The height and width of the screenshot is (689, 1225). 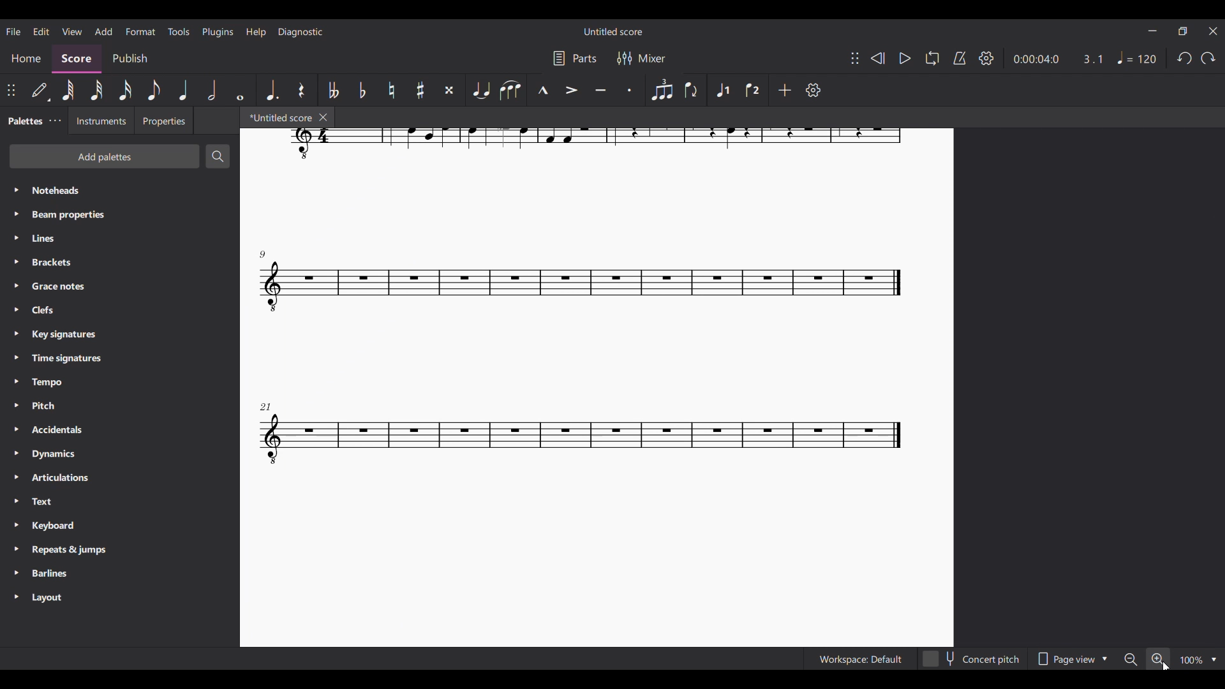 I want to click on Close tab, so click(x=323, y=117).